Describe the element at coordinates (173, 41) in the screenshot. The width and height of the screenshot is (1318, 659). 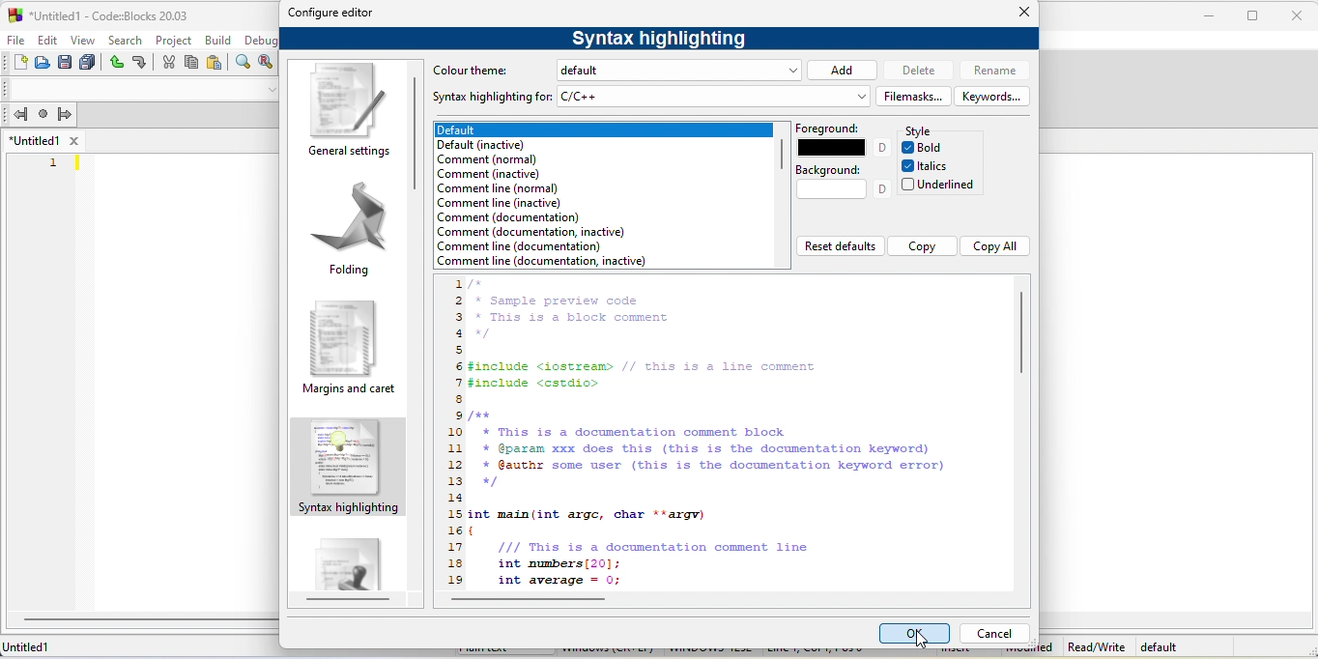
I see `project` at that location.